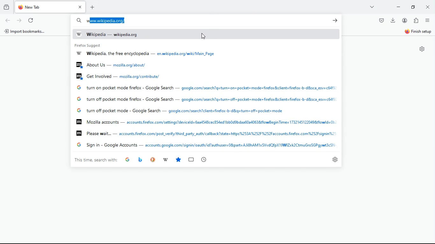 This screenshot has height=244, width=435. What do you see at coordinates (95, 160) in the screenshot?
I see `this time search with` at bounding box center [95, 160].